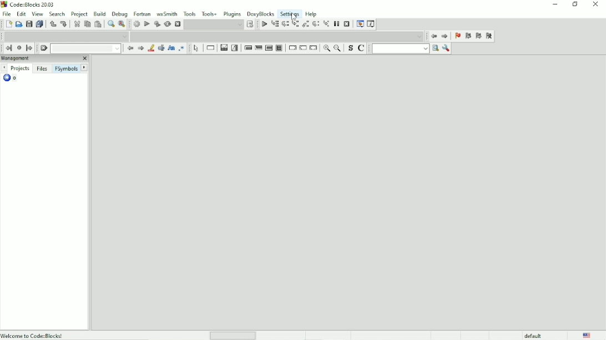  I want to click on Zoom out, so click(338, 49).